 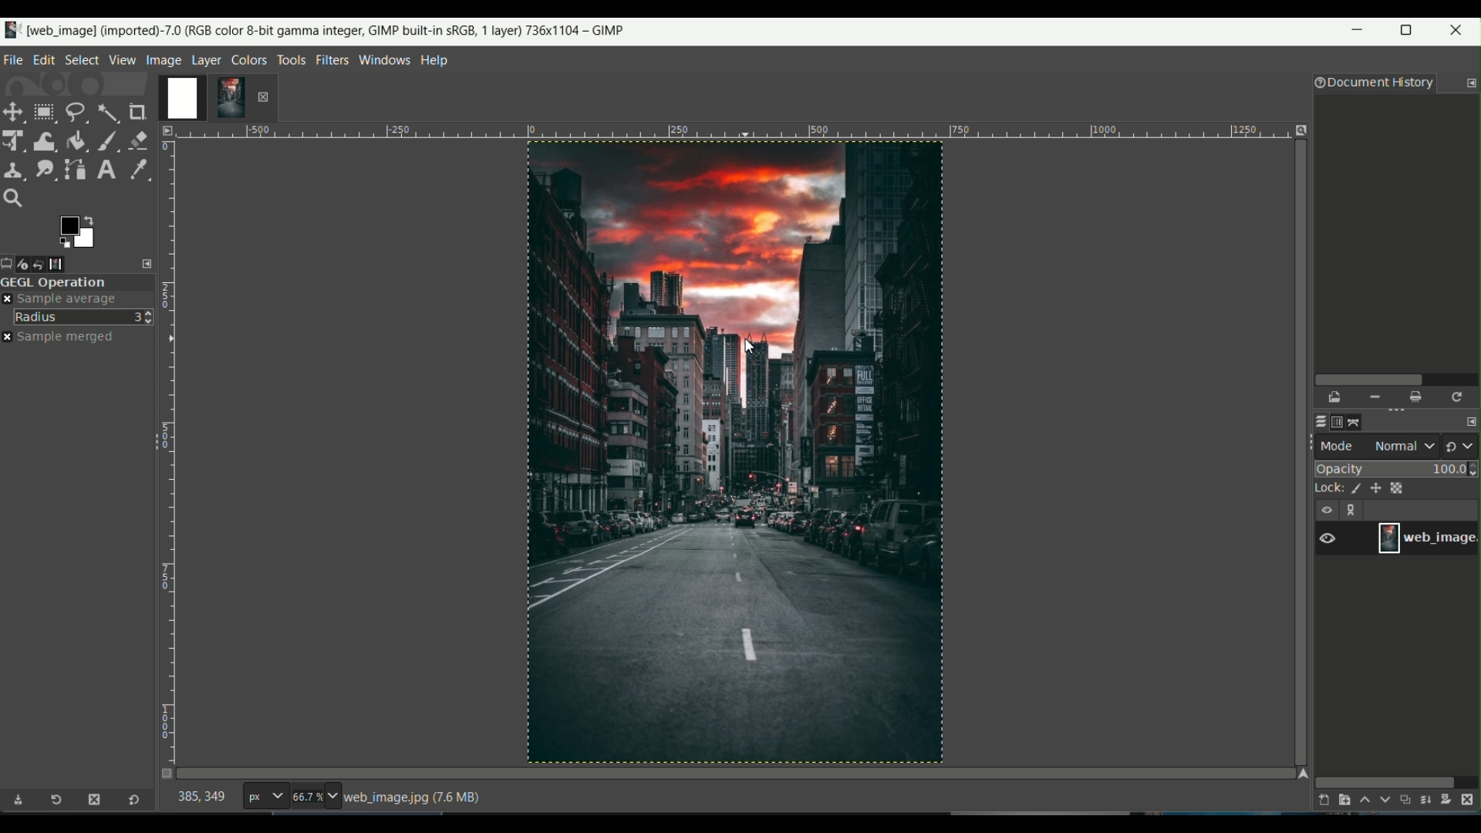 What do you see at coordinates (1459, 32) in the screenshot?
I see `close window` at bounding box center [1459, 32].